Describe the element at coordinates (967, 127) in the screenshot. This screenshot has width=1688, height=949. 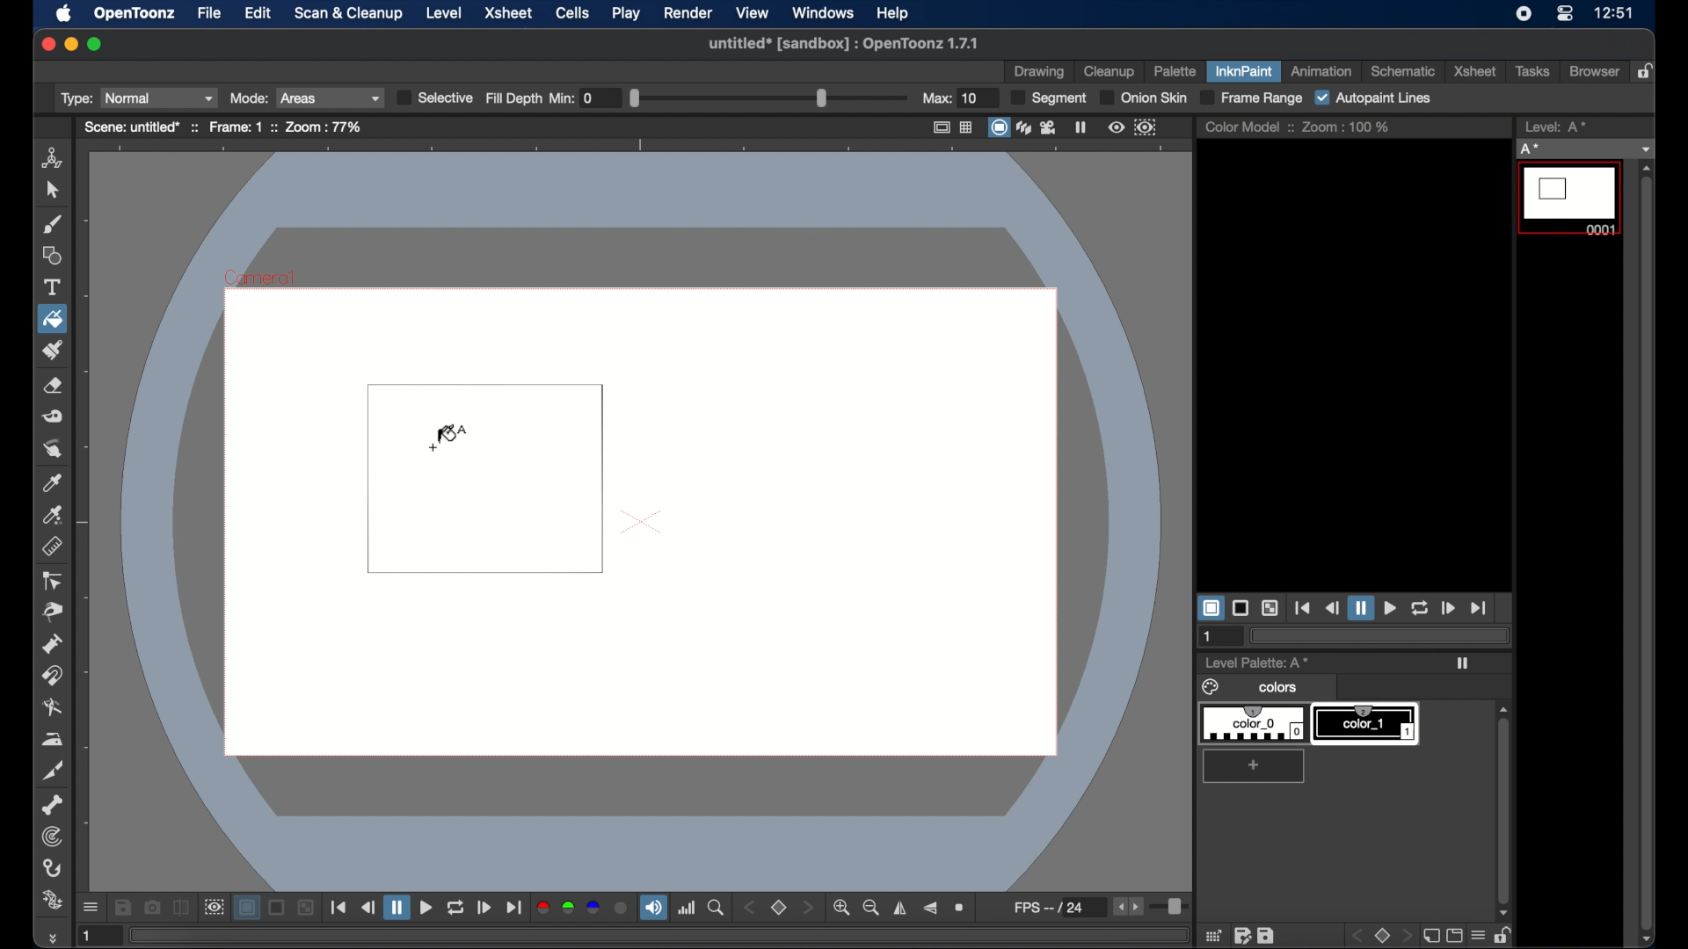
I see `field guide` at that location.